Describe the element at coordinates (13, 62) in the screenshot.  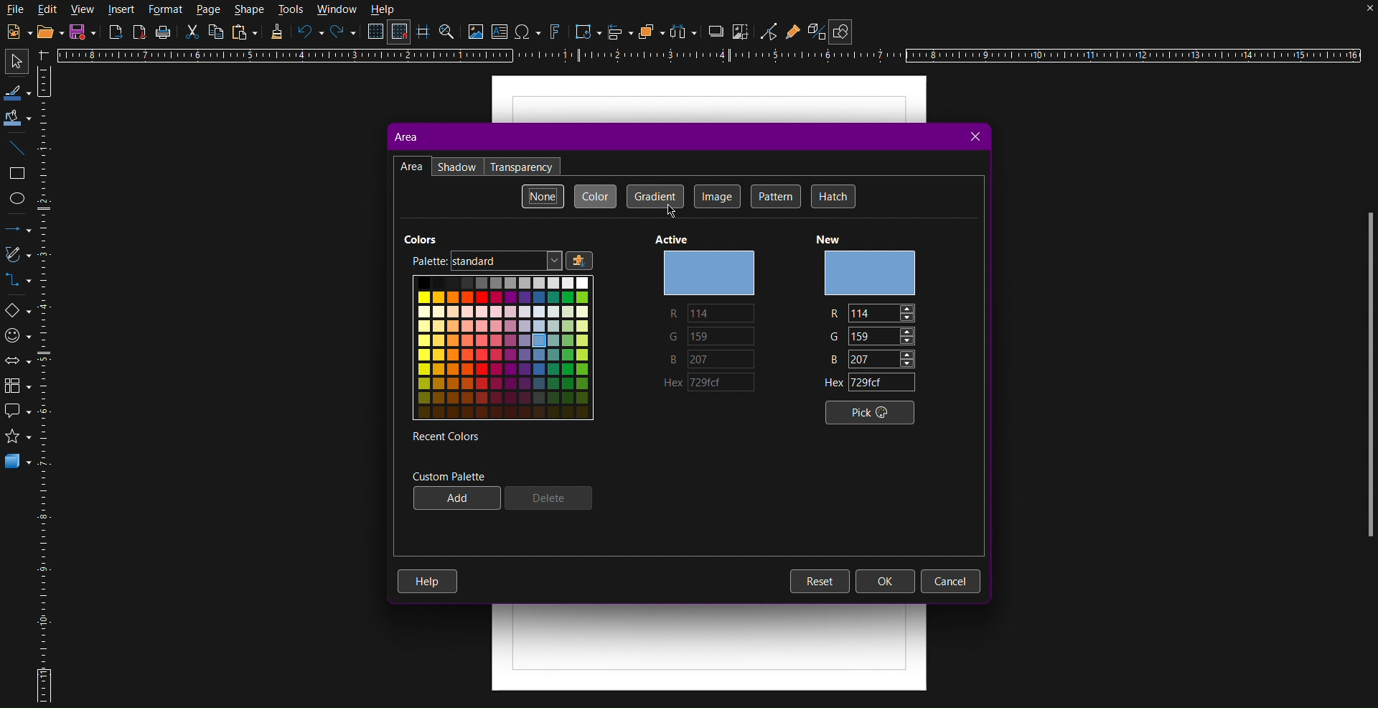
I see `Select` at that location.